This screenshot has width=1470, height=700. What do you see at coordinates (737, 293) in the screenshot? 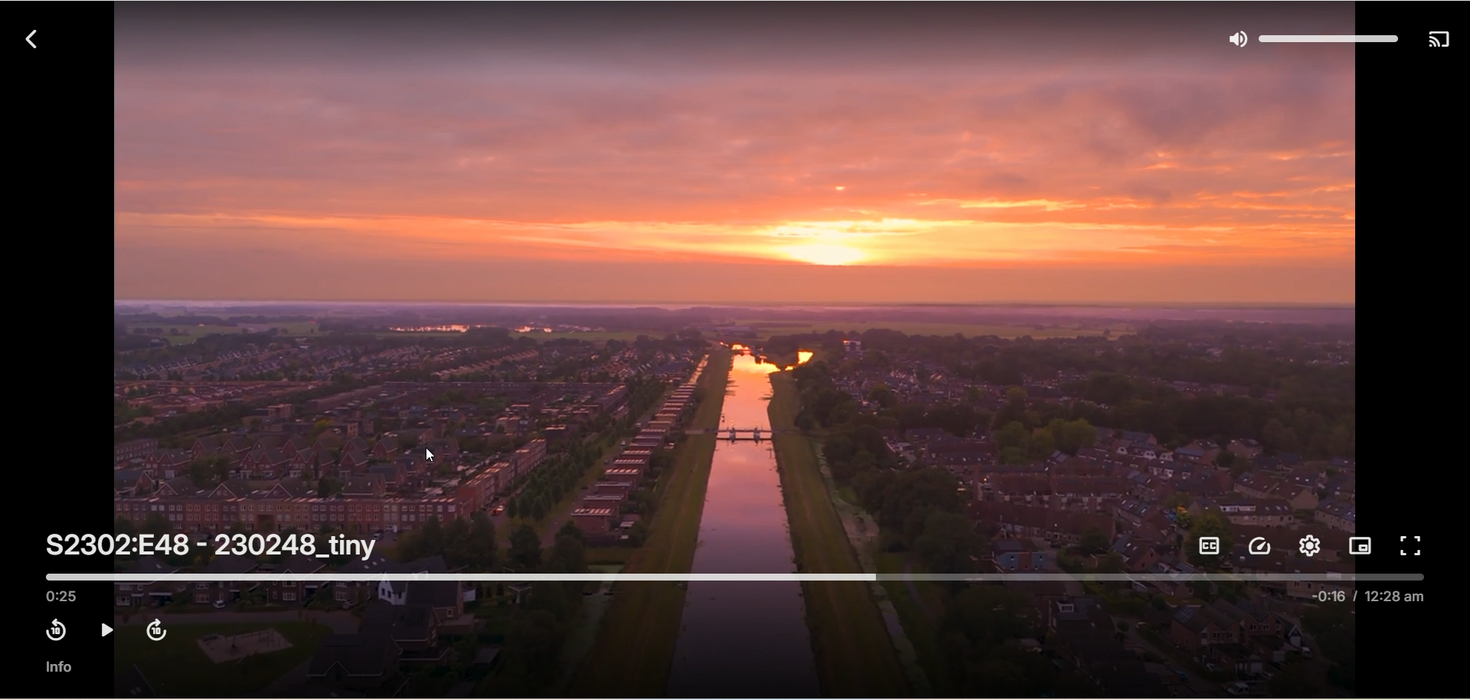
I see `video` at bounding box center [737, 293].